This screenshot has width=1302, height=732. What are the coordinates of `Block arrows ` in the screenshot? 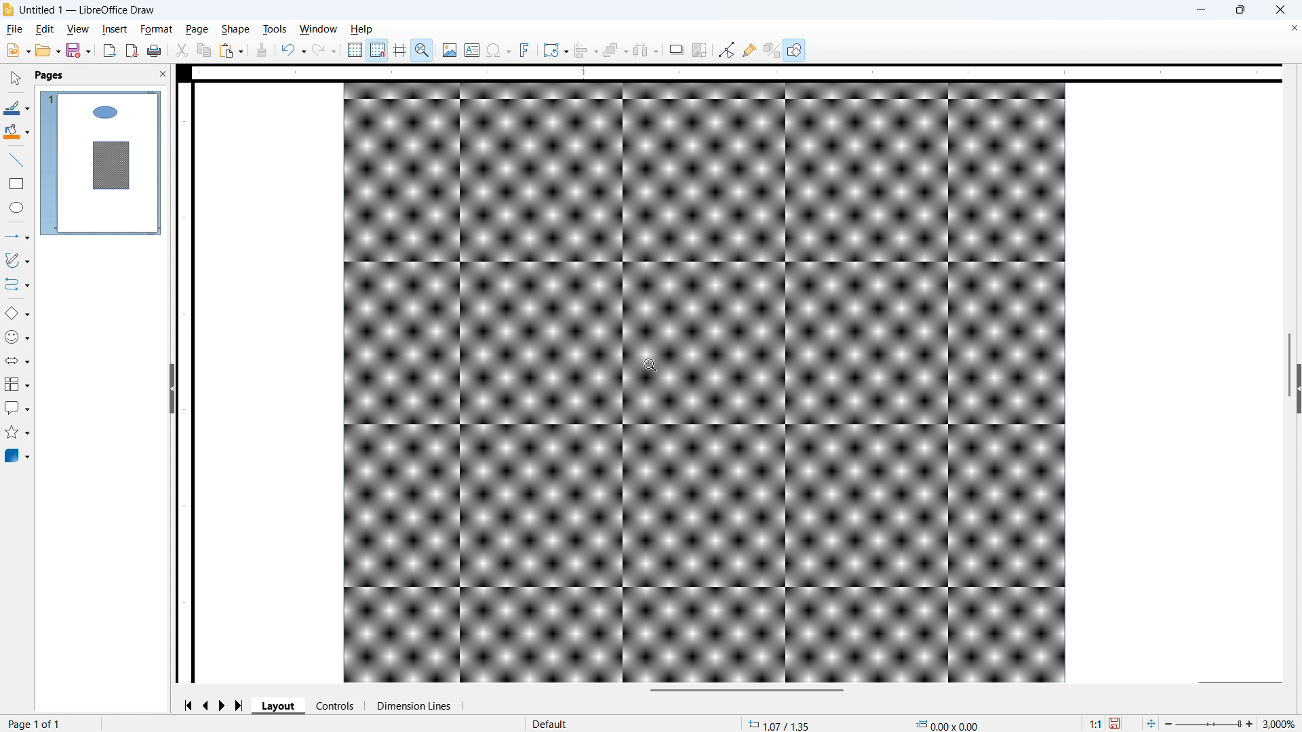 It's located at (17, 361).